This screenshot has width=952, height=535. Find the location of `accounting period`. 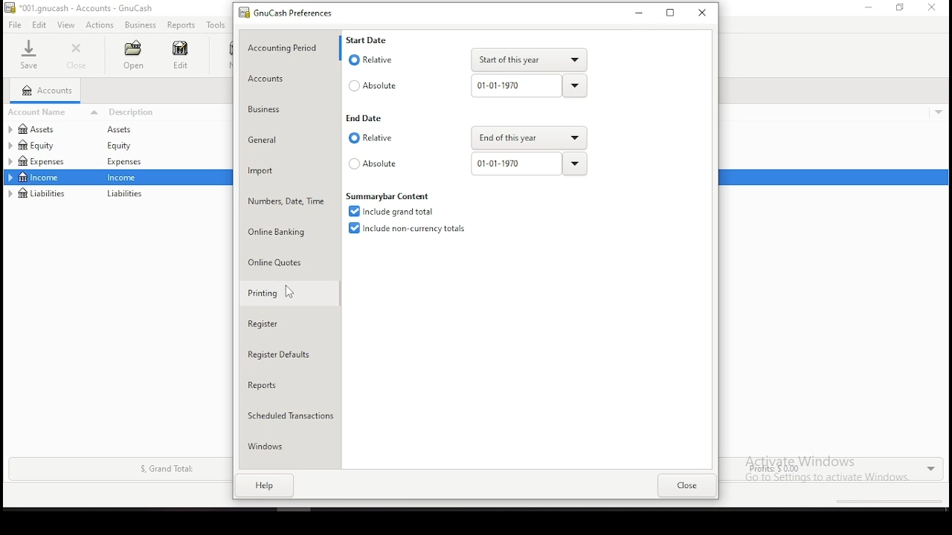

accounting period is located at coordinates (286, 47).